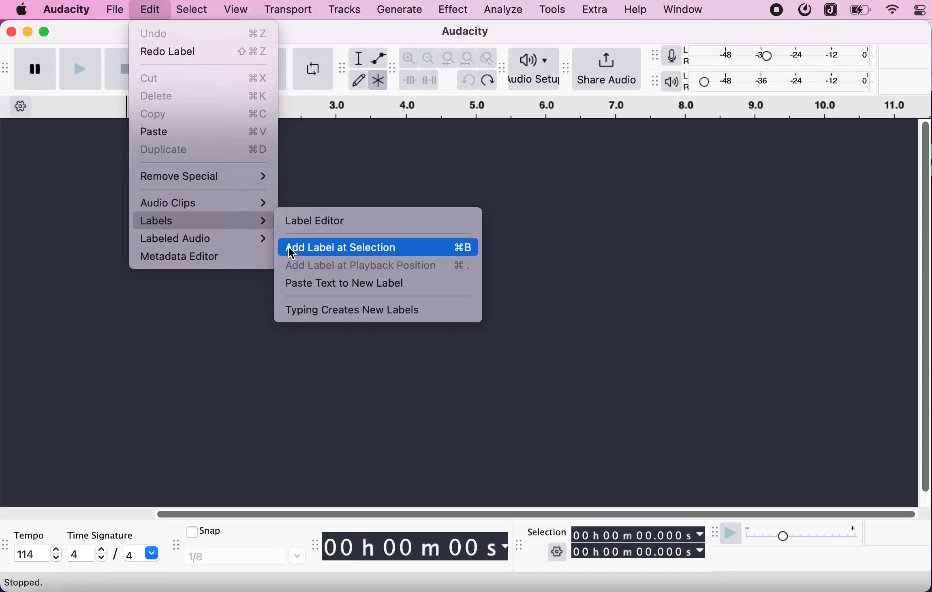 The height and width of the screenshot is (592, 932). What do you see at coordinates (568, 65) in the screenshot?
I see `audacity share audio toolbar` at bounding box center [568, 65].